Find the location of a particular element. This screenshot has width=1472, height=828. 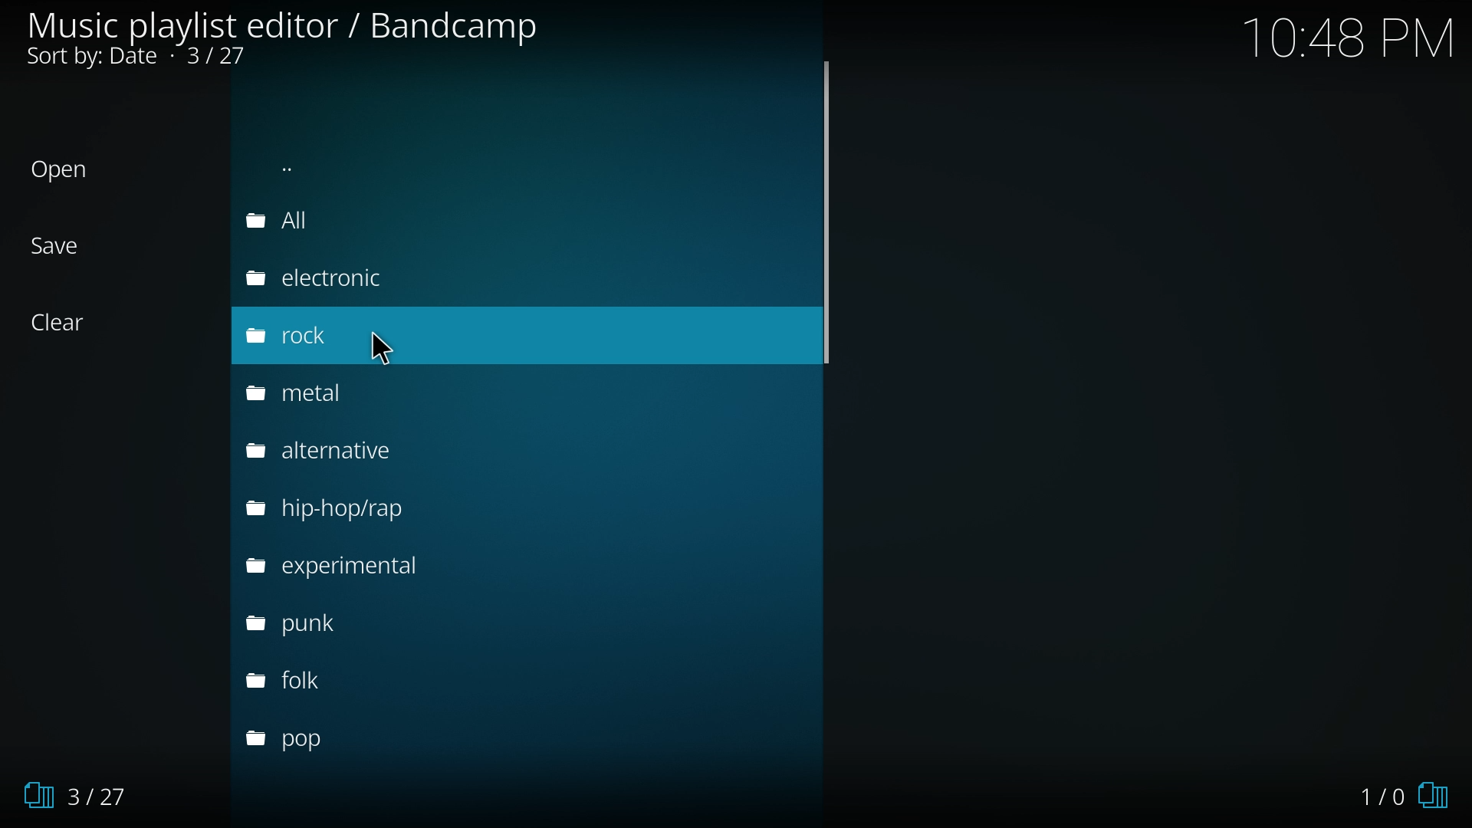

rock is located at coordinates (293, 338).